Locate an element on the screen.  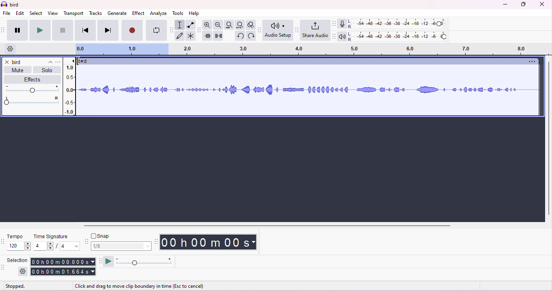
next is located at coordinates (107, 31).